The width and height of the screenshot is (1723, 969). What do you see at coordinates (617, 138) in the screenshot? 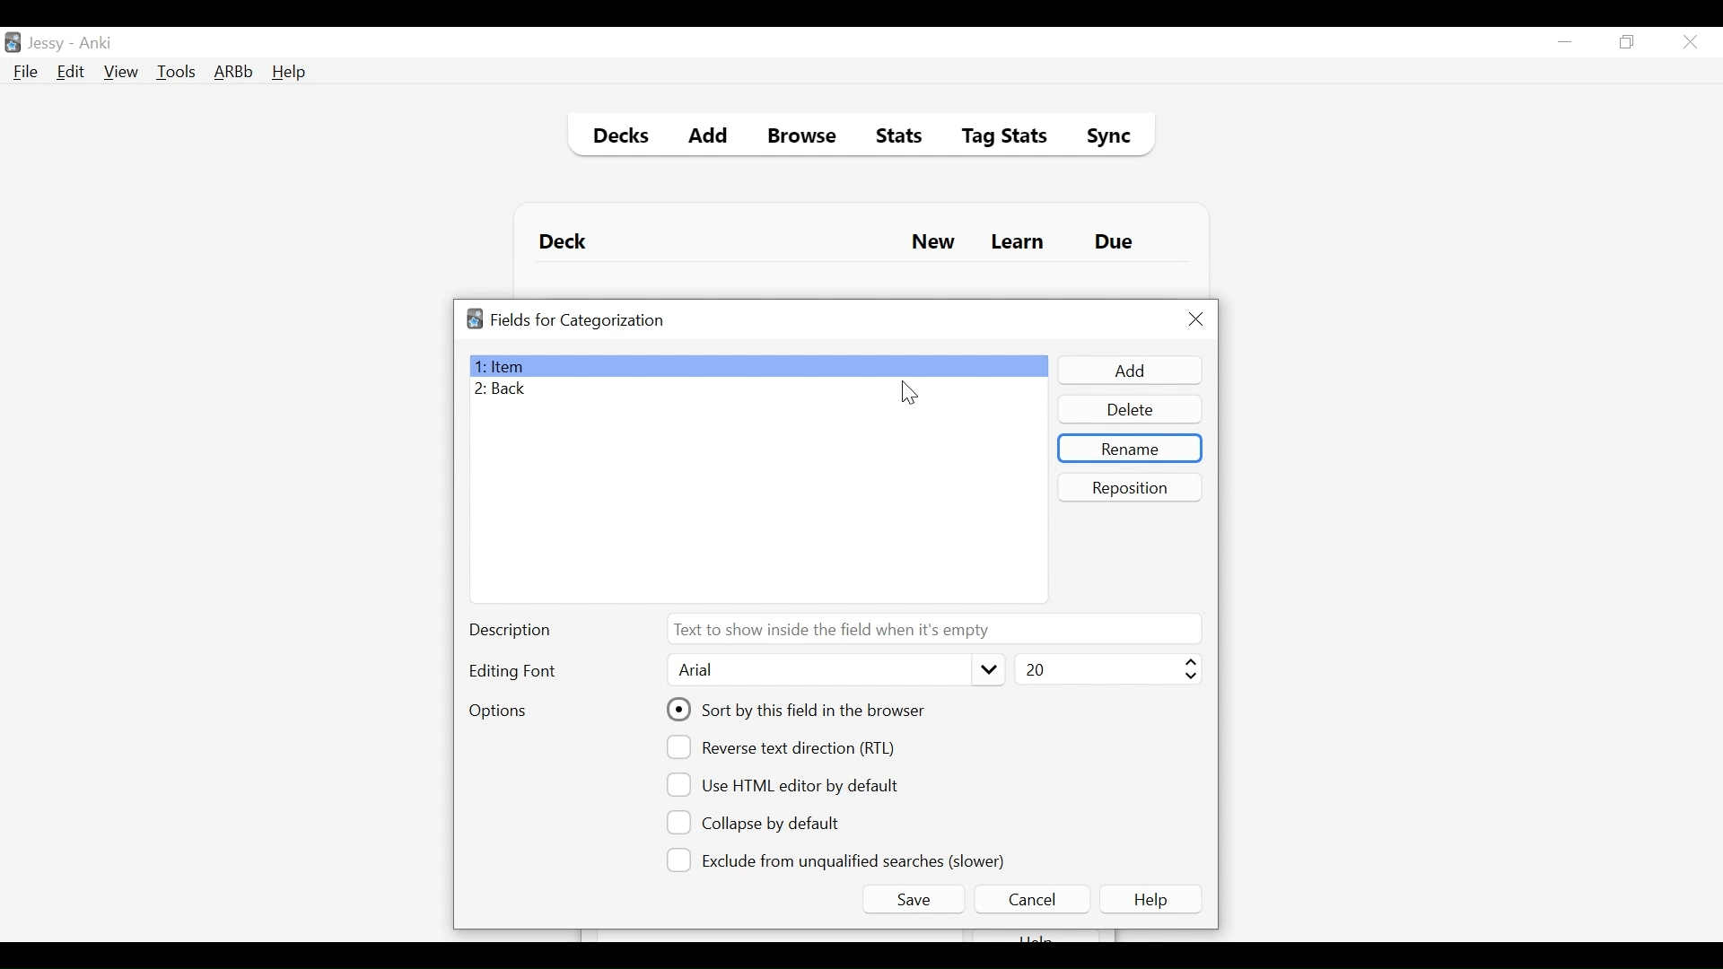
I see `Decks` at bounding box center [617, 138].